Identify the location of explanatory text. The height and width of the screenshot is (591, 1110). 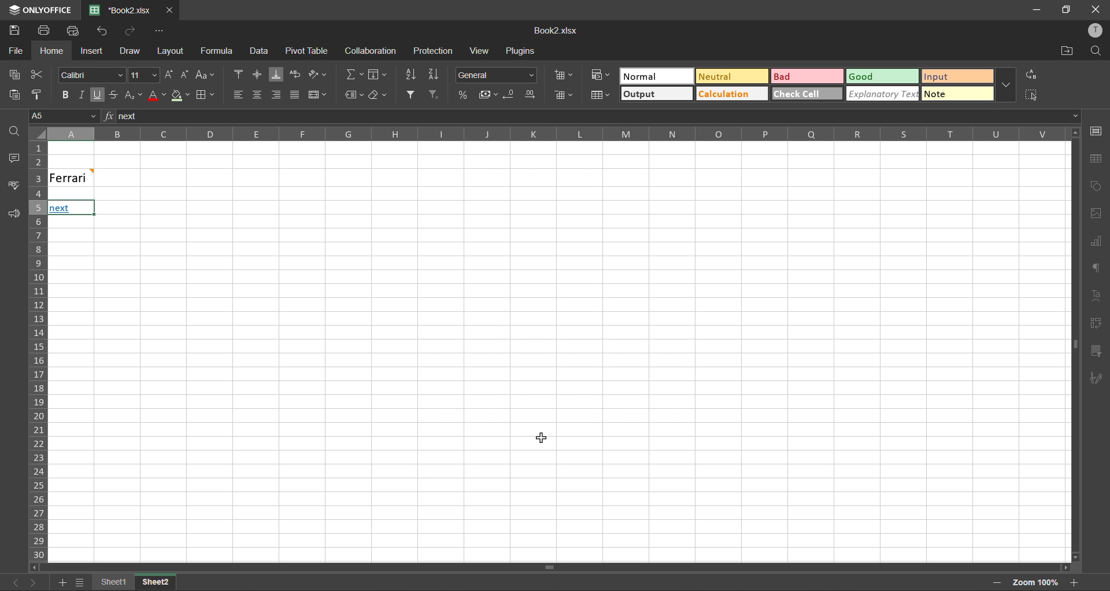
(882, 95).